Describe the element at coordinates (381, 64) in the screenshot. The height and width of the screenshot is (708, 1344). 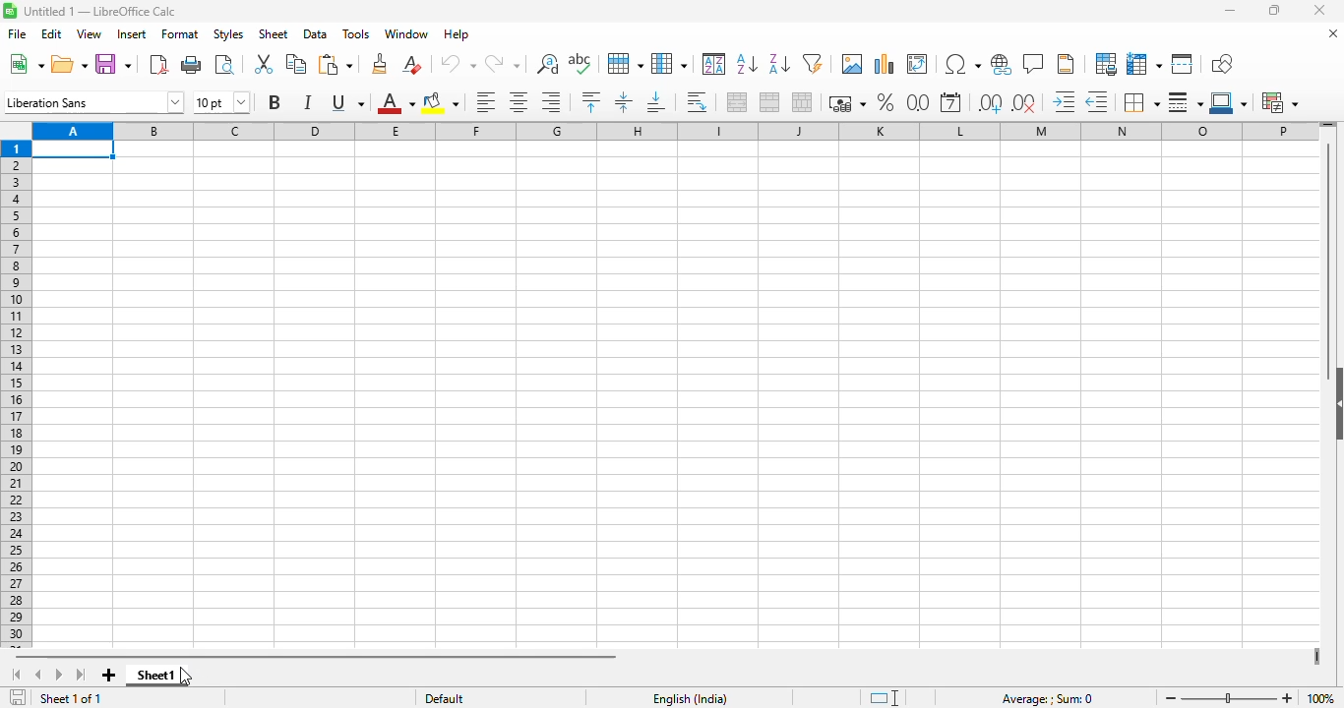
I see `clone formatting` at that location.